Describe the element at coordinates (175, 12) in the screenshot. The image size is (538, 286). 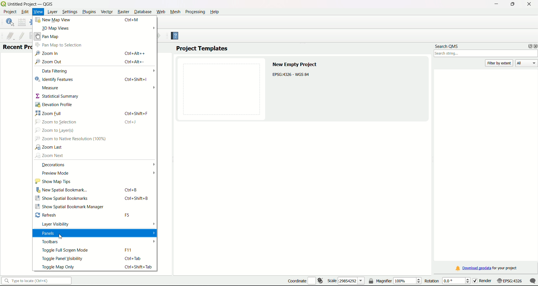
I see `Mesh` at that location.